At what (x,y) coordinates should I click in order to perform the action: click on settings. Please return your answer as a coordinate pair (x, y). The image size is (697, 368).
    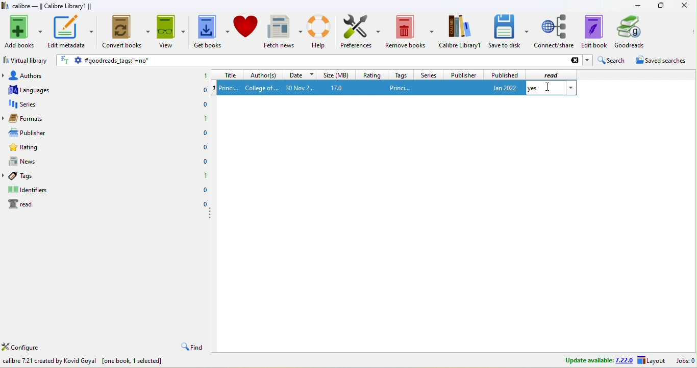
    Looking at the image, I should click on (78, 61).